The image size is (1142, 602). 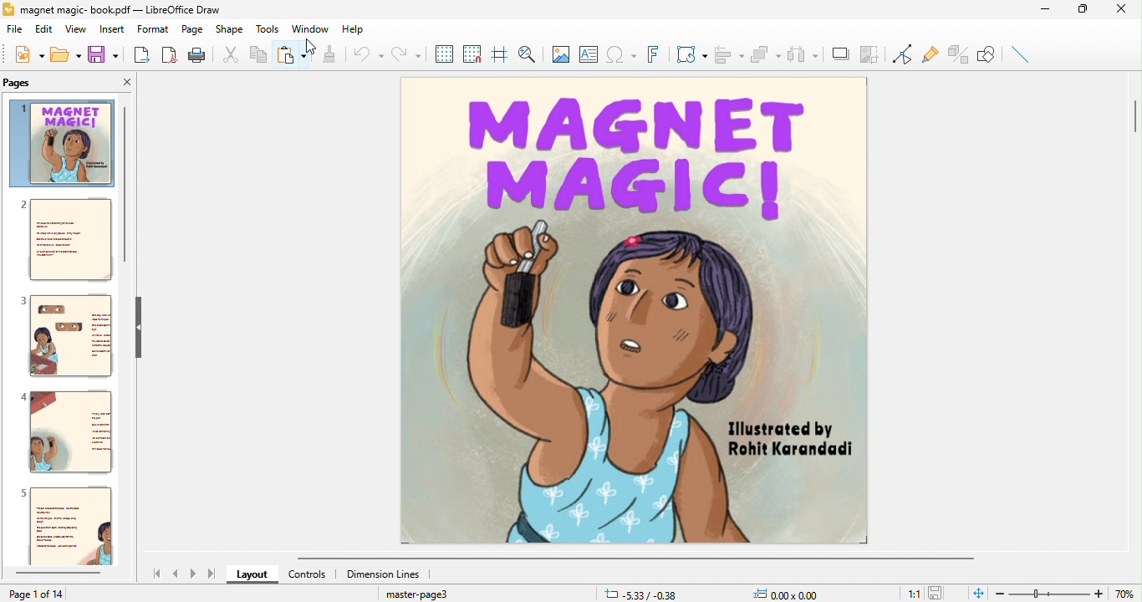 What do you see at coordinates (190, 31) in the screenshot?
I see `page` at bounding box center [190, 31].